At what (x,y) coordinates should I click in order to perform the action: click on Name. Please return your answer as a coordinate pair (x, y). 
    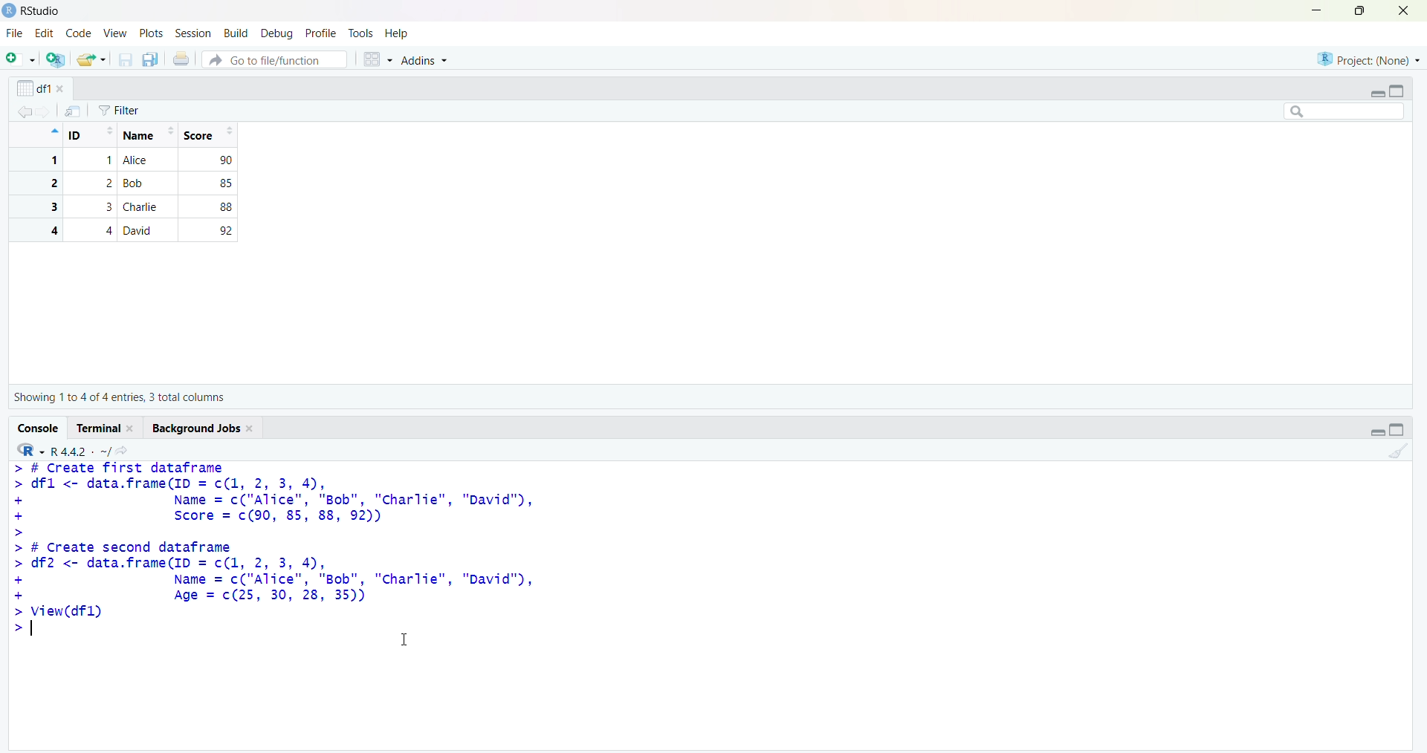
    Looking at the image, I should click on (147, 135).